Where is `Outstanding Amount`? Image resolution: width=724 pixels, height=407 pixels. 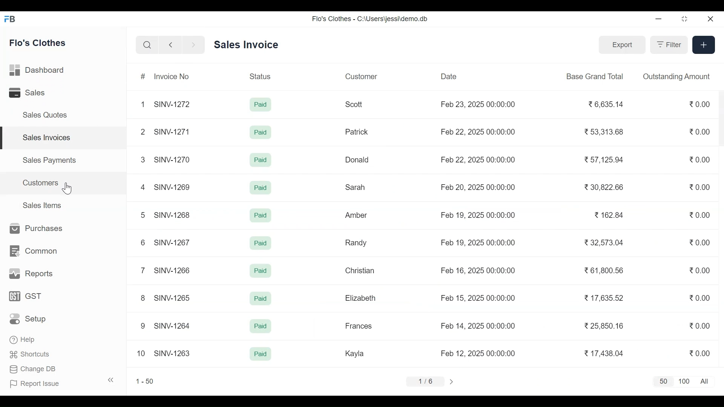 Outstanding Amount is located at coordinates (677, 76).